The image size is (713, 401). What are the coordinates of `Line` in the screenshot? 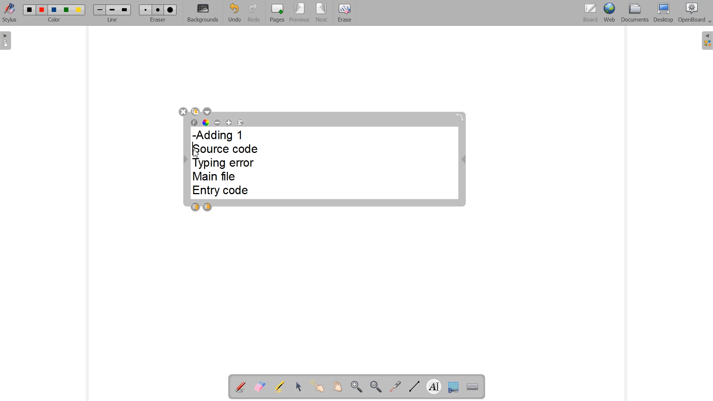 It's located at (113, 20).